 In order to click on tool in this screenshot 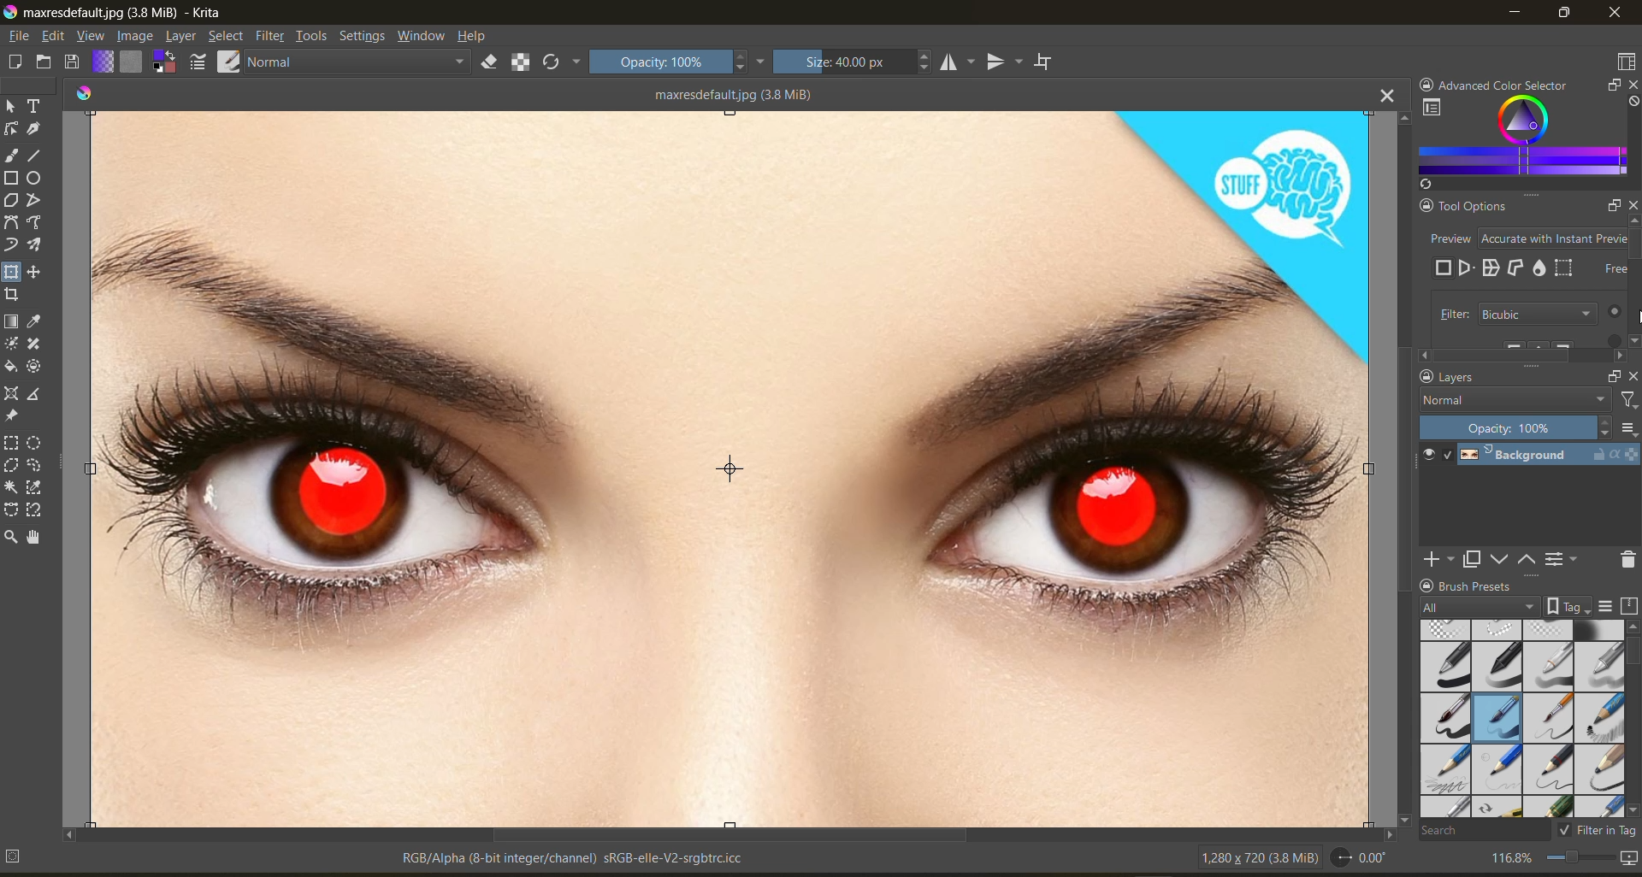, I will do `click(36, 510)`.